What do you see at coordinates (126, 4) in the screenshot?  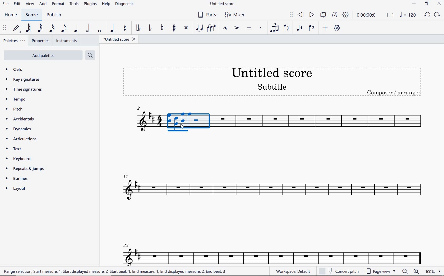 I see `DIAGNOSTIC` at bounding box center [126, 4].